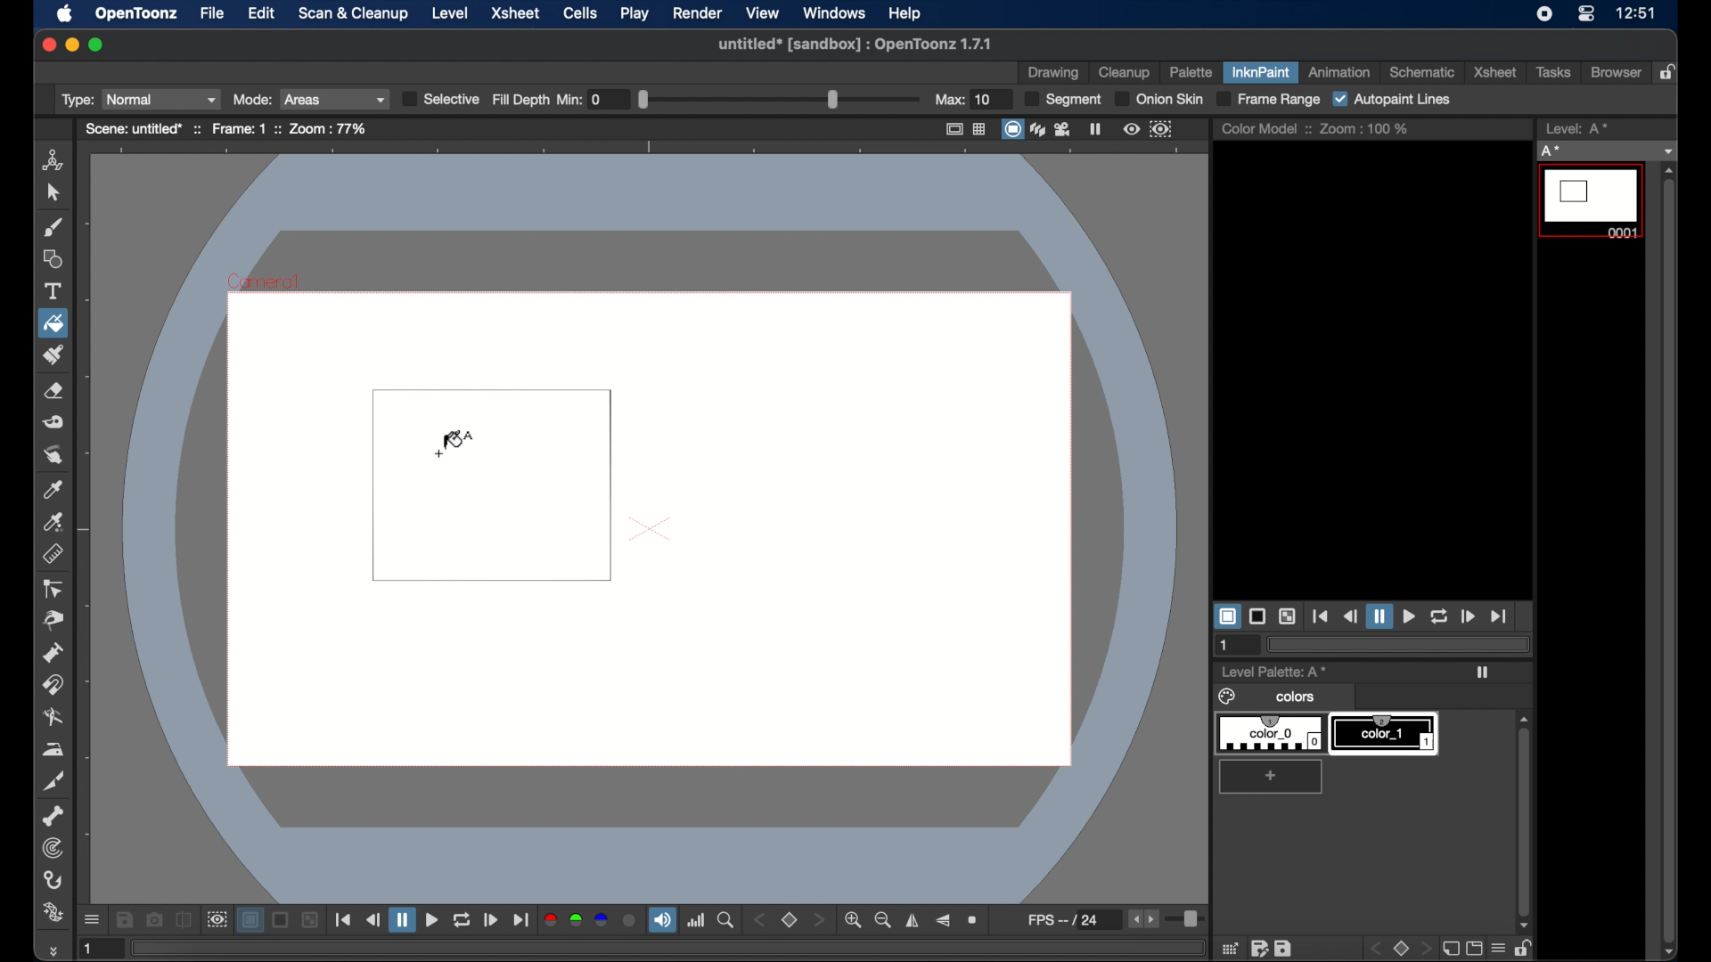 This screenshot has height=962, width=1711. I want to click on more, so click(52, 950).